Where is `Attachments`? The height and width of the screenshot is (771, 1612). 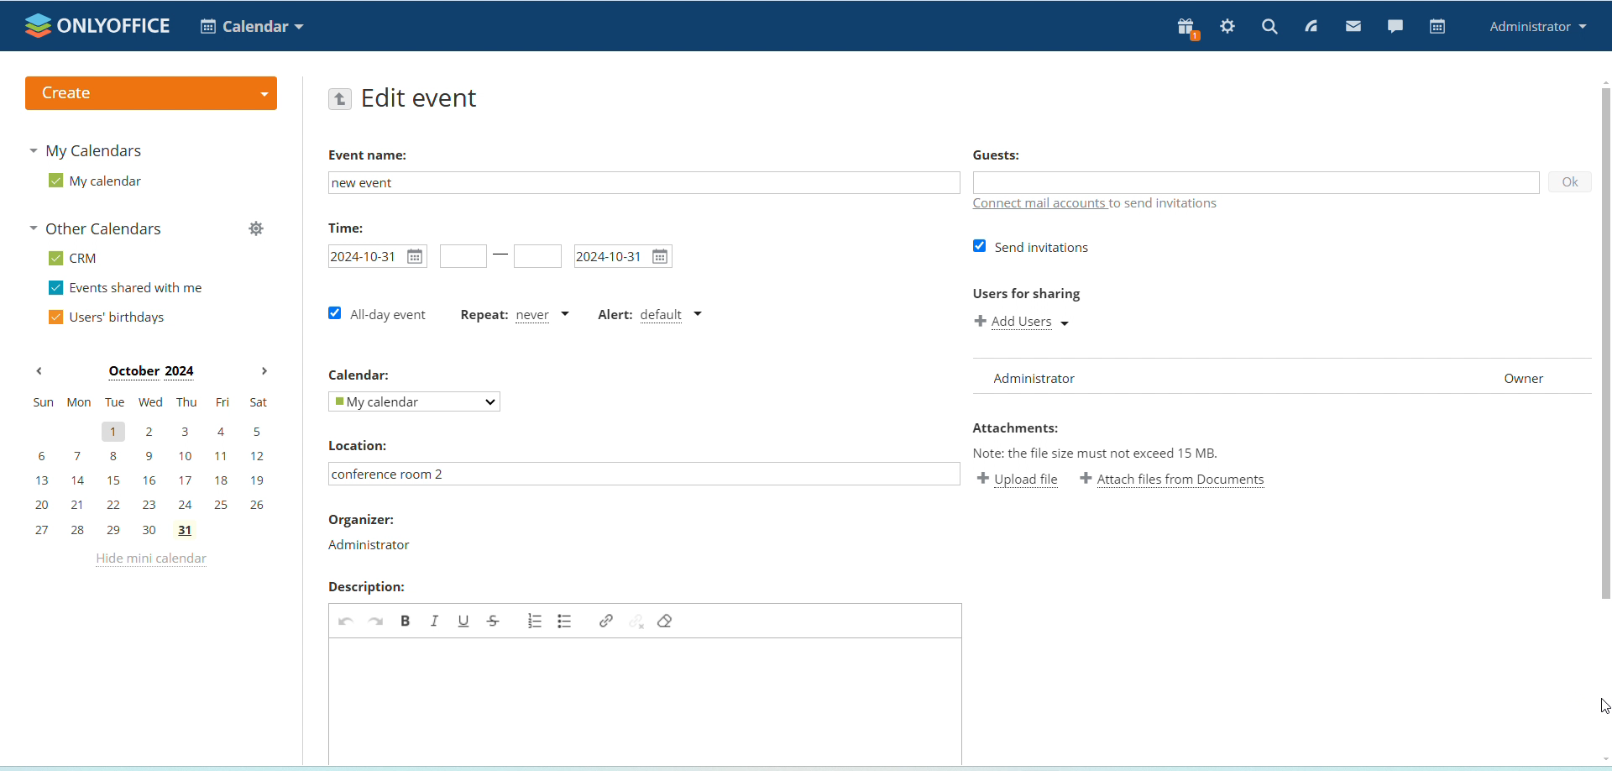 Attachments is located at coordinates (1016, 428).